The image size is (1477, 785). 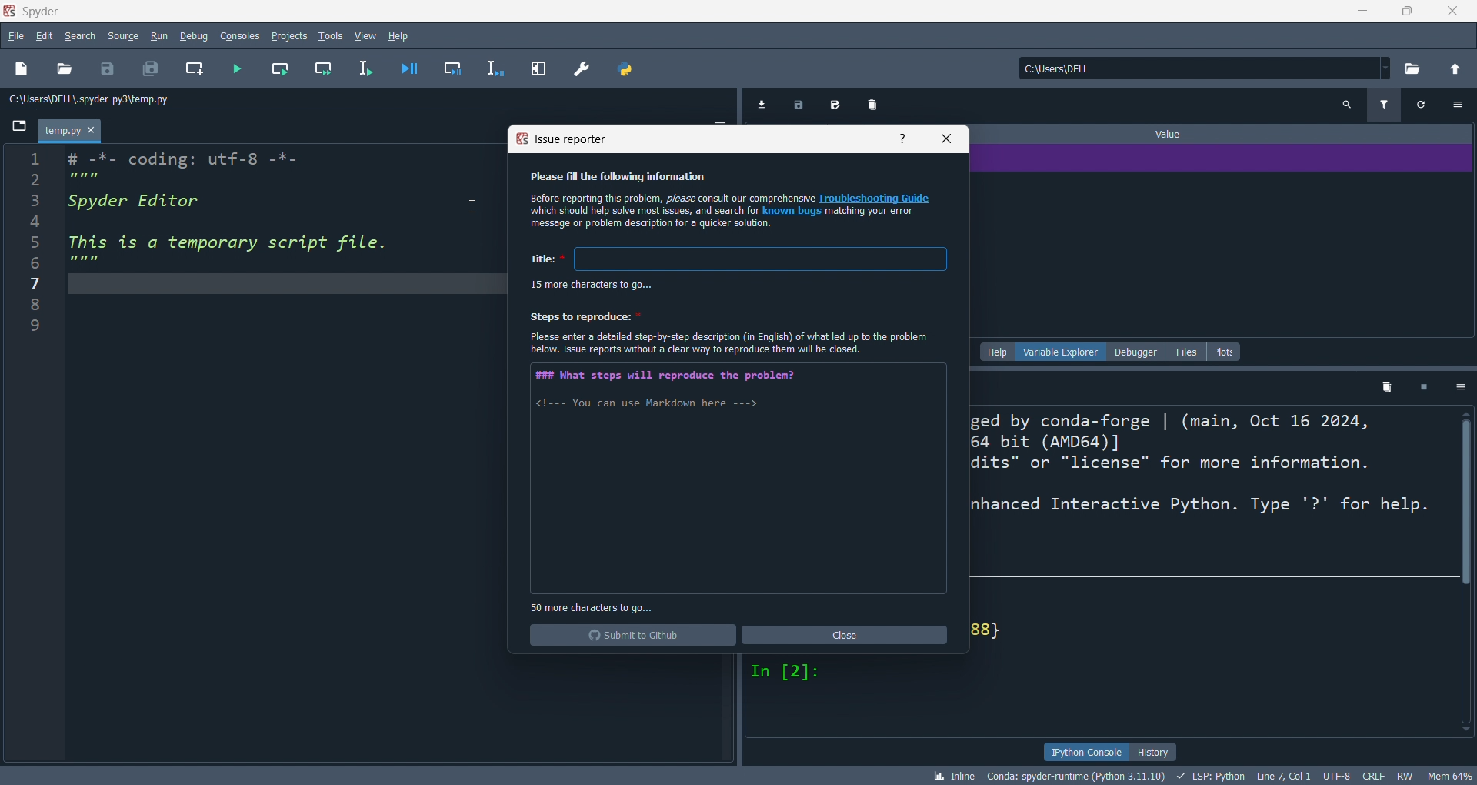 What do you see at coordinates (1423, 386) in the screenshot?
I see `Pause ` at bounding box center [1423, 386].